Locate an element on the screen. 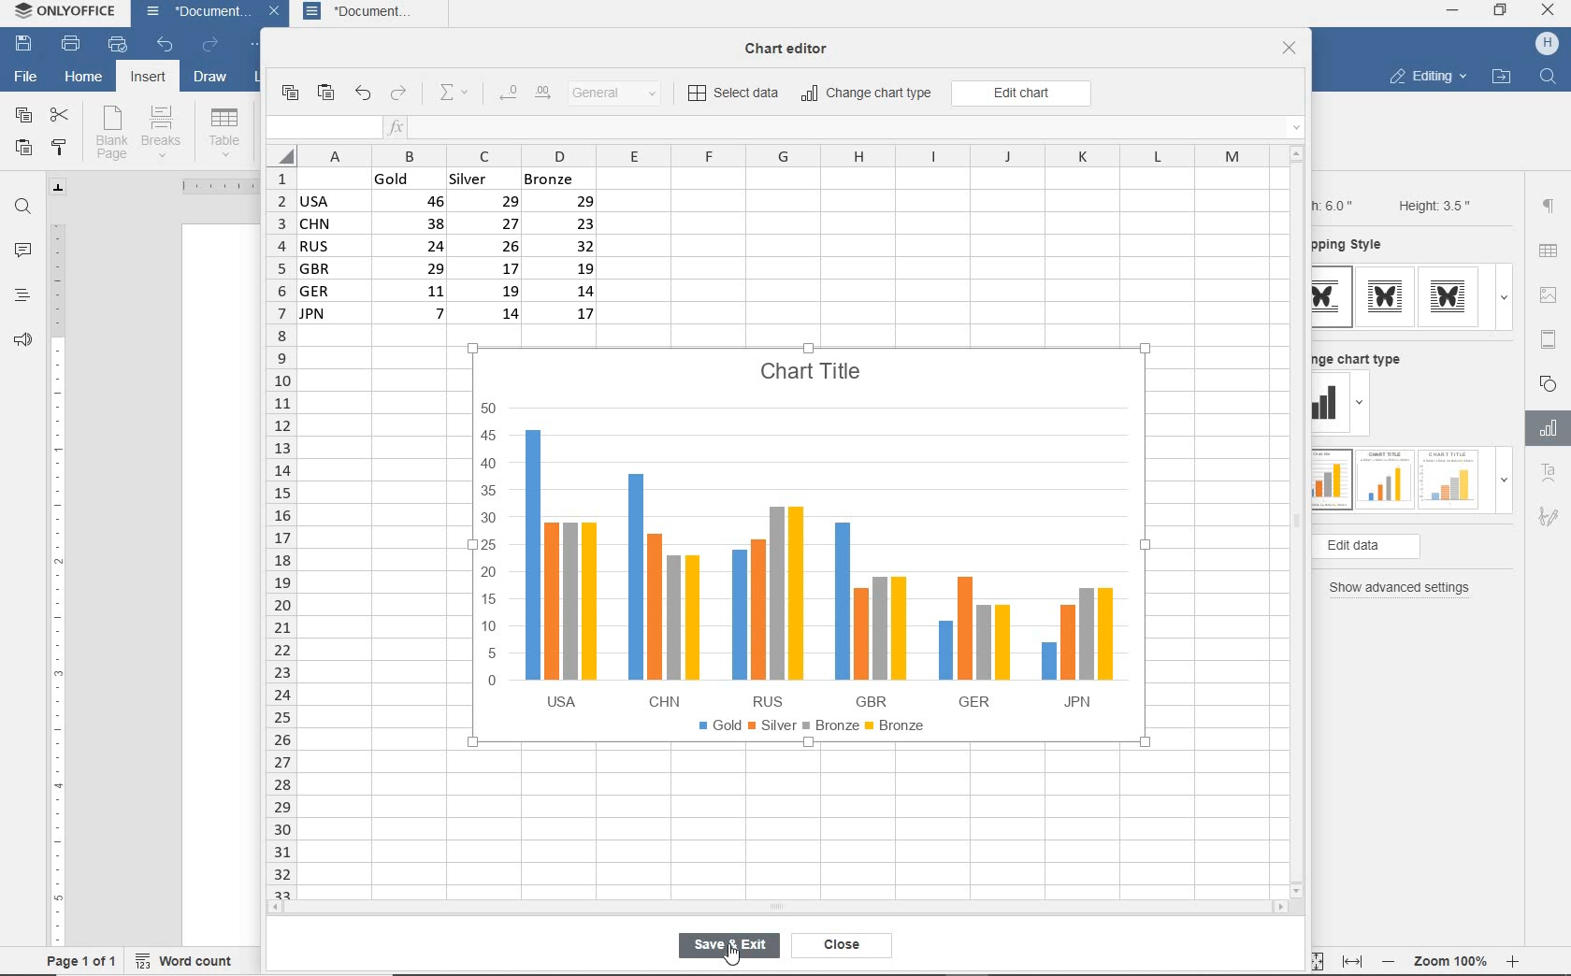 Image resolution: width=1571 pixels, height=976 pixels. ruler is located at coordinates (210, 186).